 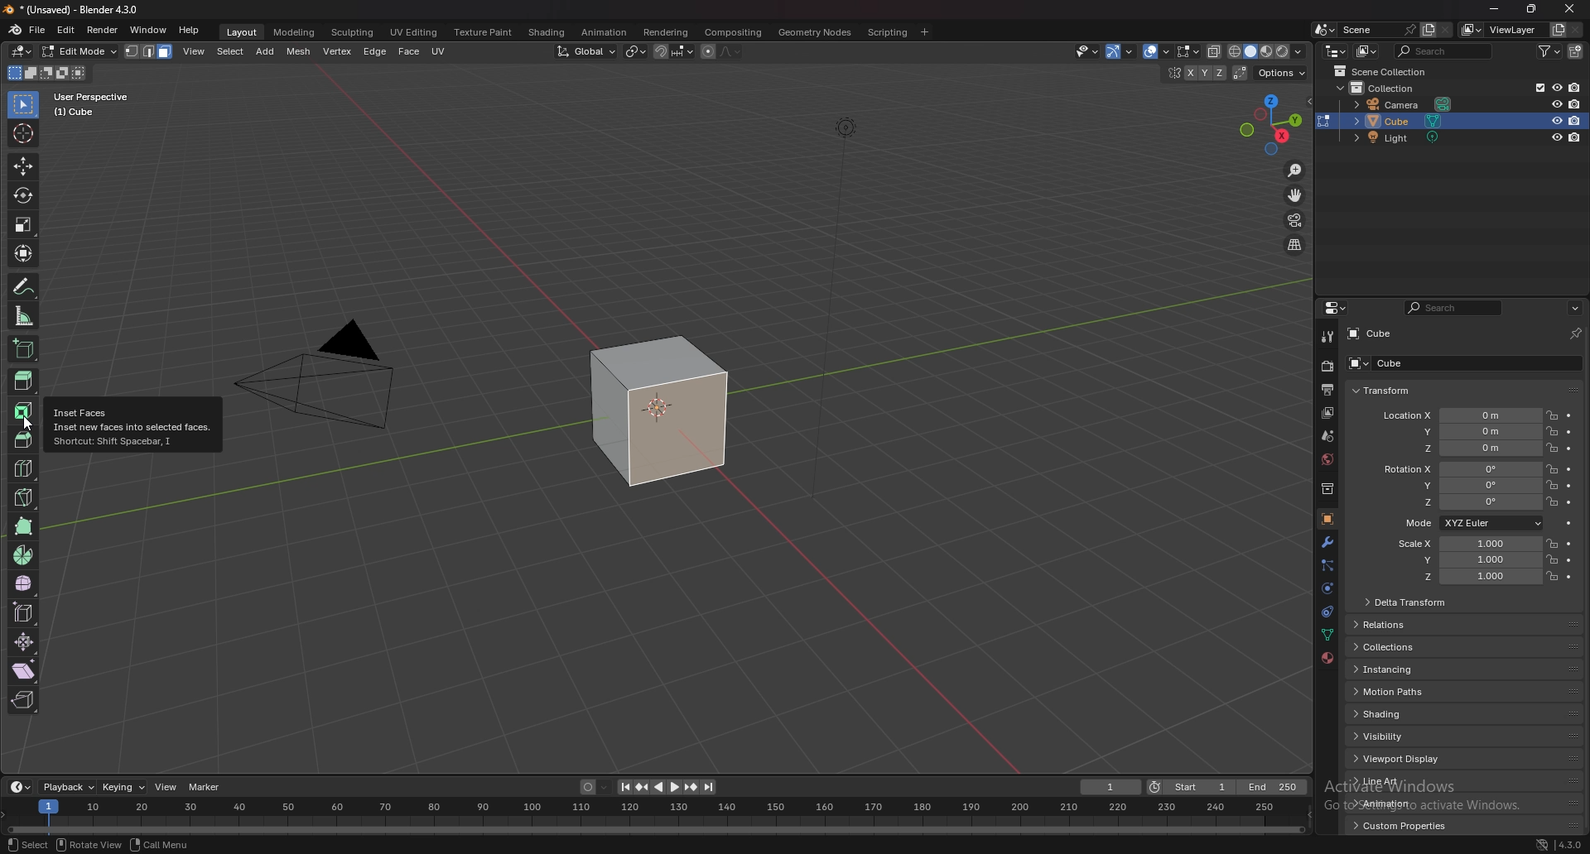 What do you see at coordinates (1568, 560) in the screenshot?
I see `animate property` at bounding box center [1568, 560].